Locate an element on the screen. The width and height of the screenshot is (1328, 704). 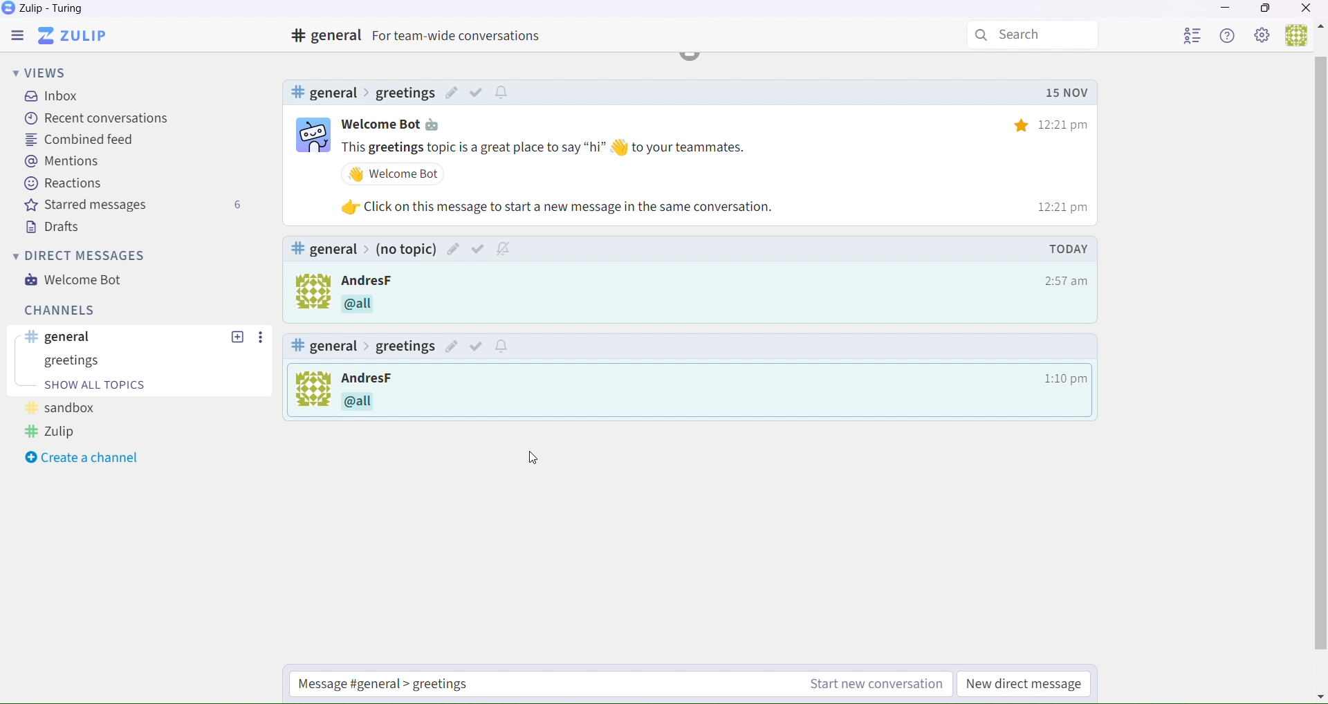
Menu is located at coordinates (21, 35).